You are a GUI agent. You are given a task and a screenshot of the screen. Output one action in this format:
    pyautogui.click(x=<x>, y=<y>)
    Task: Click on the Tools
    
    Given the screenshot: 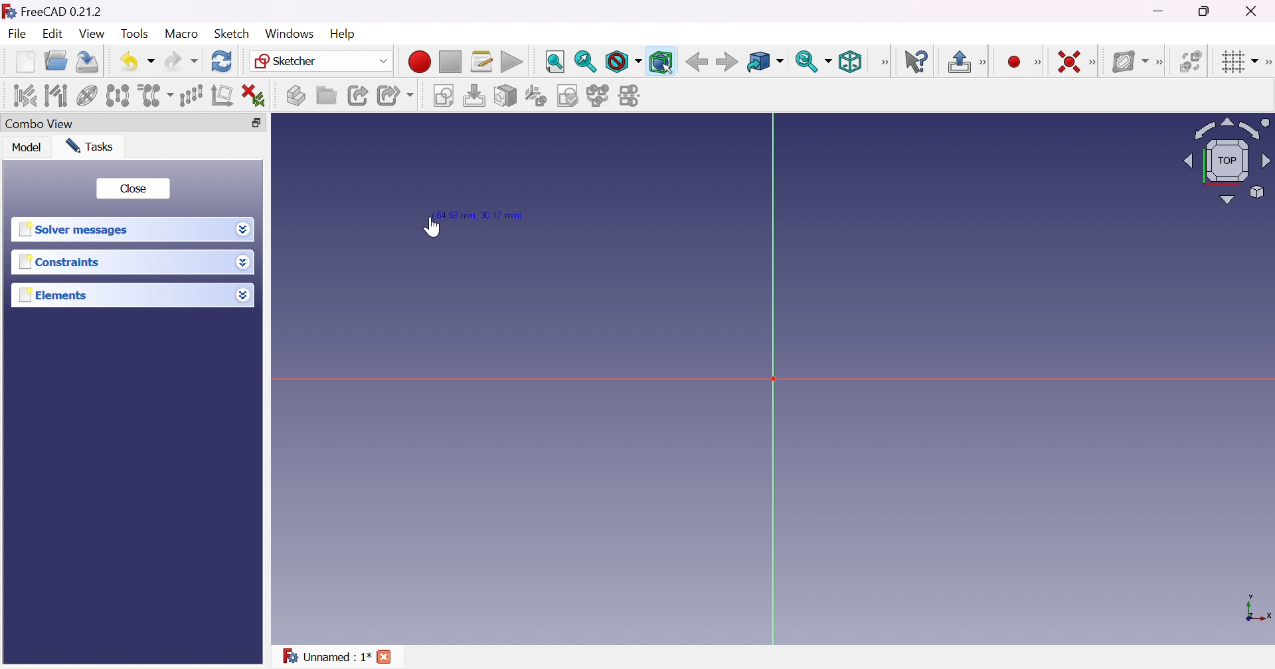 What is the action you would take?
    pyautogui.click(x=135, y=34)
    